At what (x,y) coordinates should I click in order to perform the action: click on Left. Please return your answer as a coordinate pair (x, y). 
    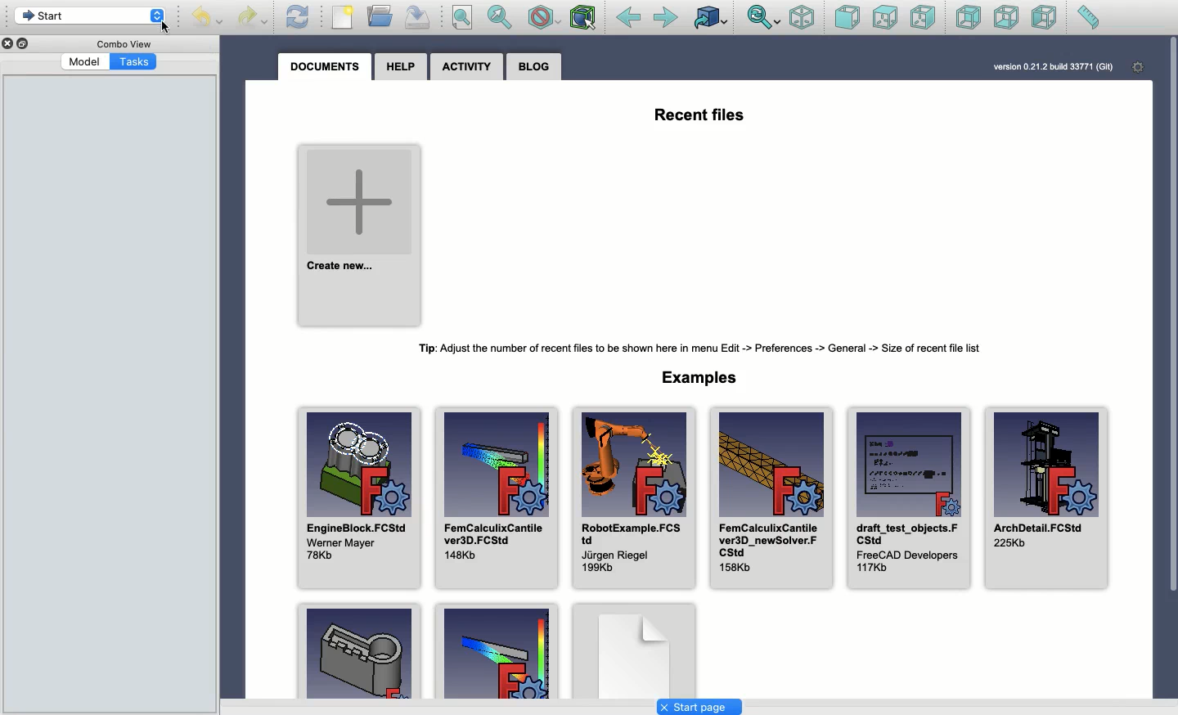
    Looking at the image, I should click on (1043, 18).